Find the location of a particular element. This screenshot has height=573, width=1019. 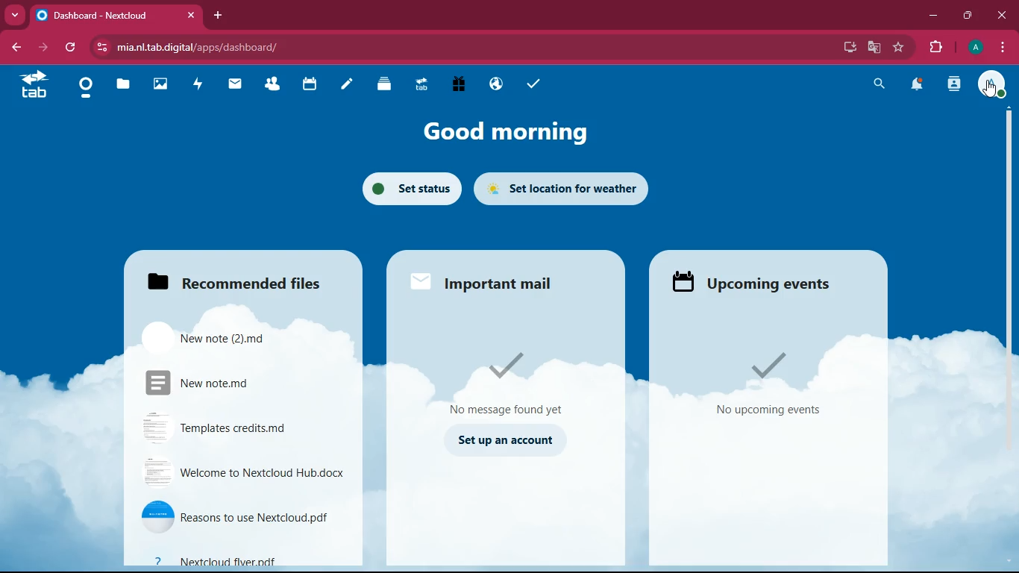

maximize is located at coordinates (969, 16).